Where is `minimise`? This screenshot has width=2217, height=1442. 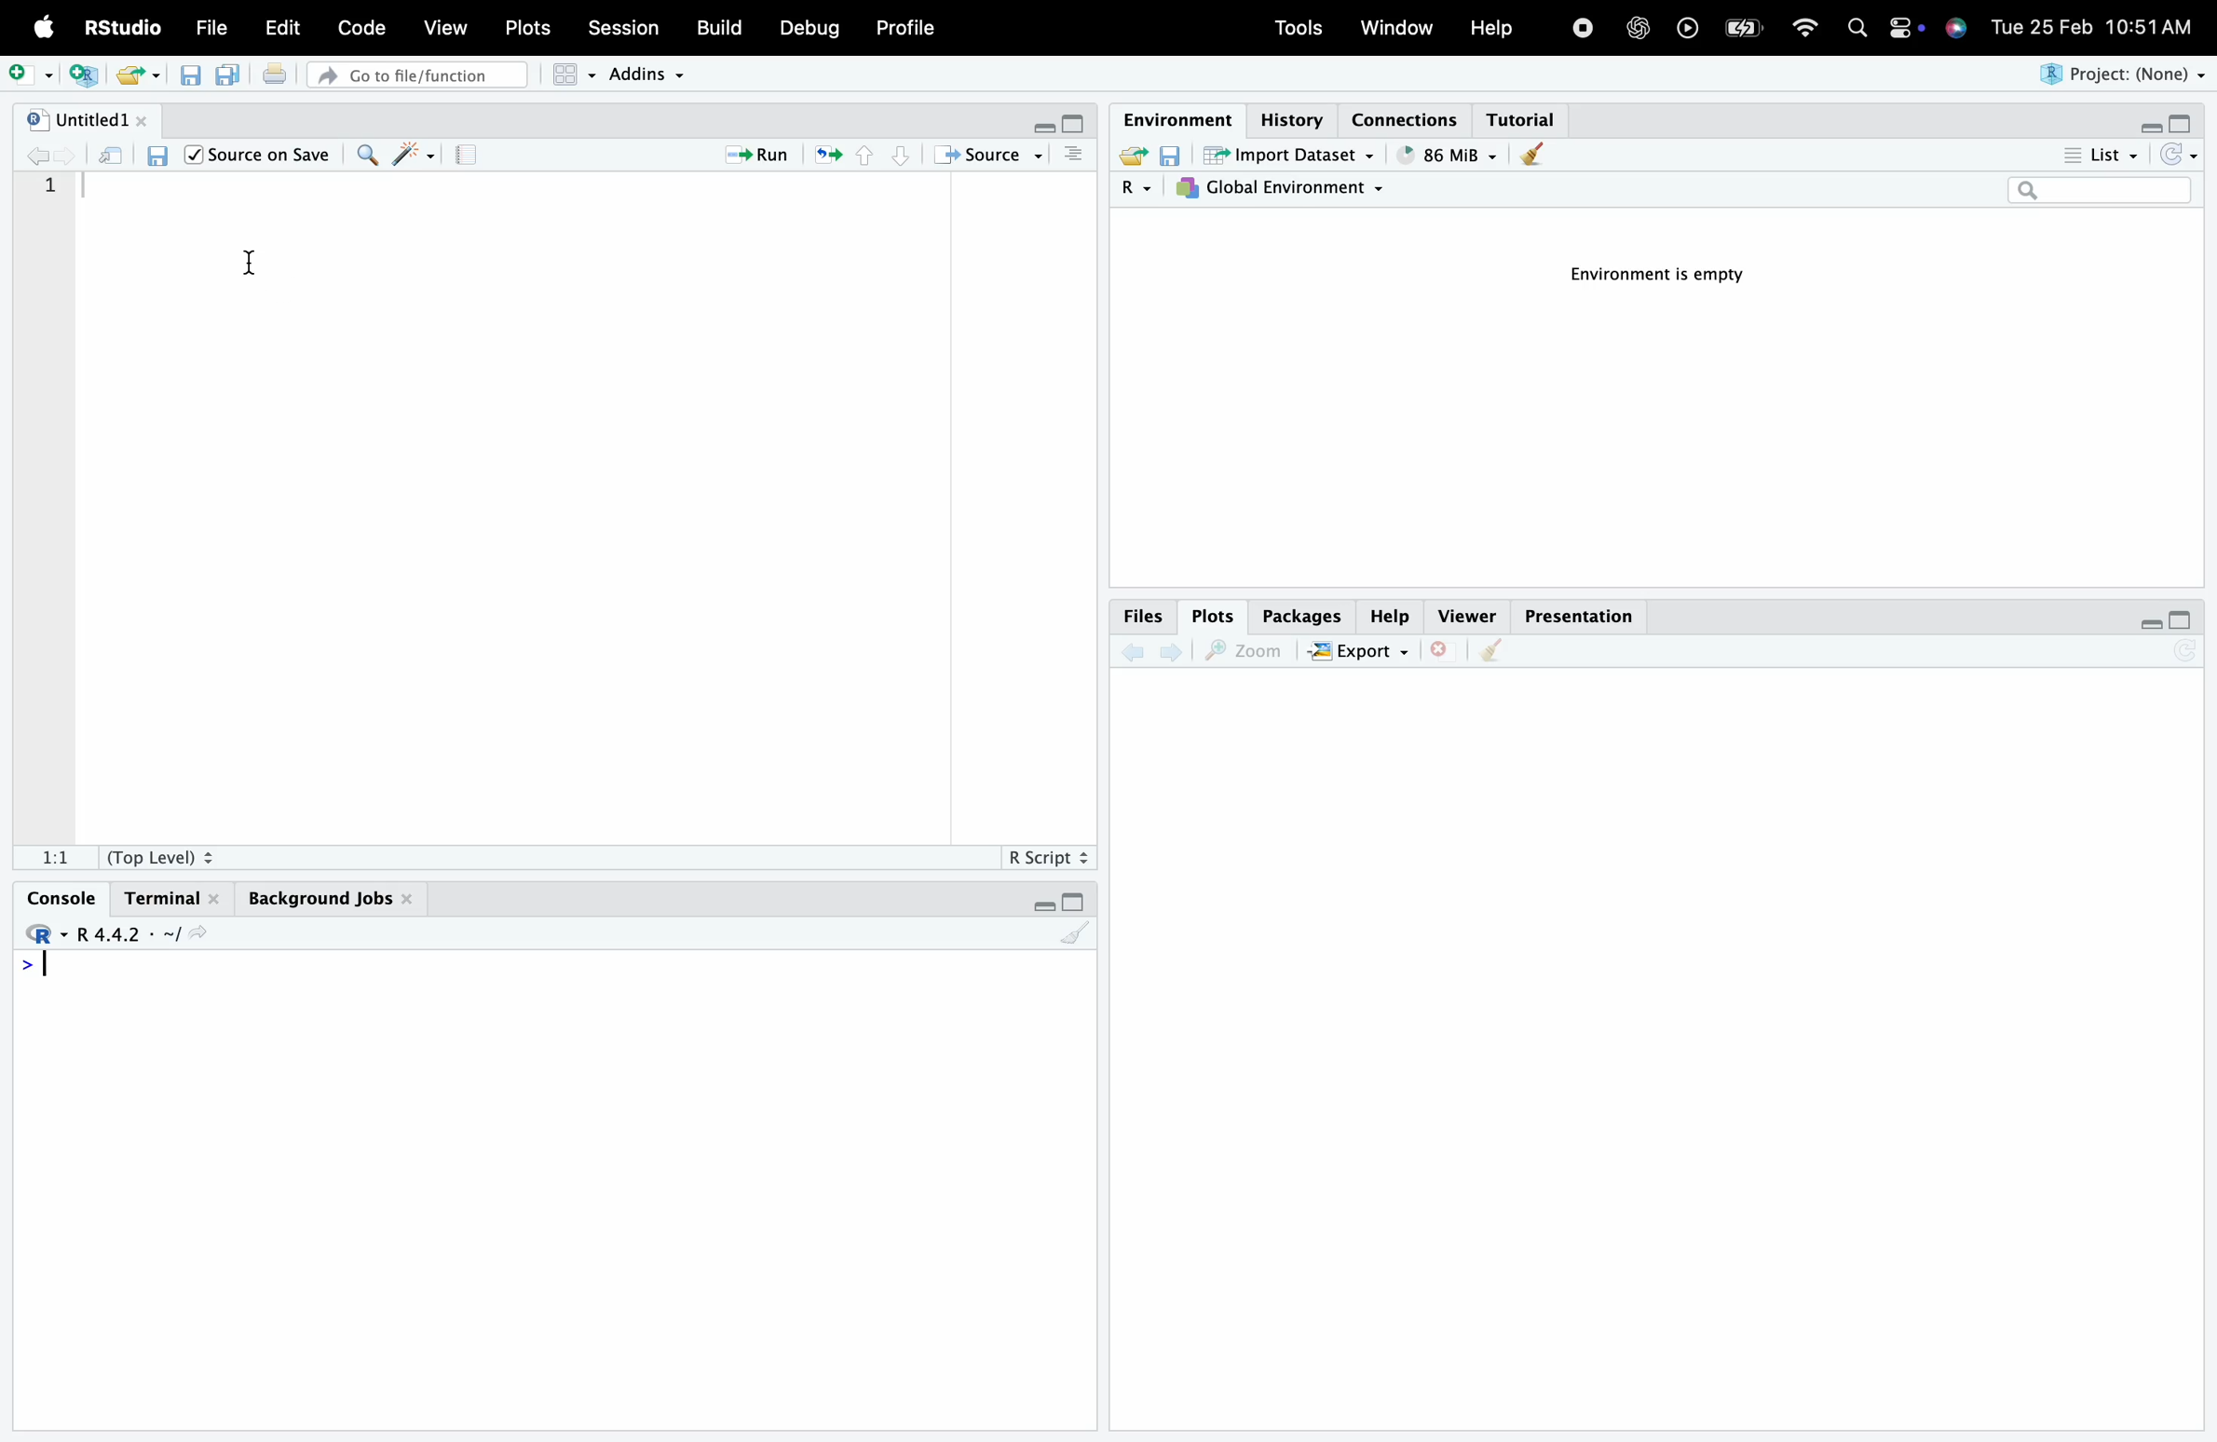
minimise is located at coordinates (2144, 128).